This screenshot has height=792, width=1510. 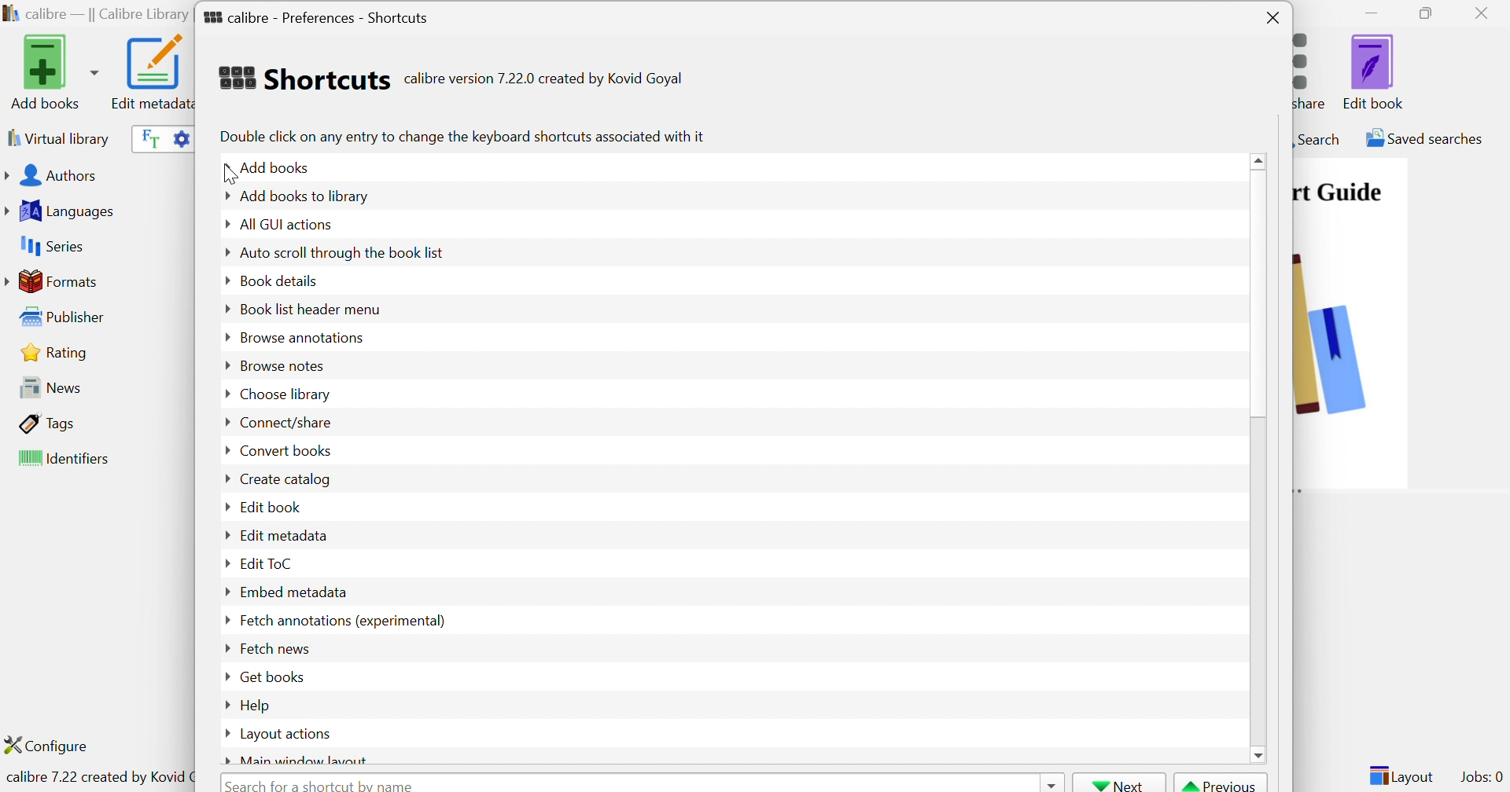 I want to click on Next, so click(x=1119, y=783).